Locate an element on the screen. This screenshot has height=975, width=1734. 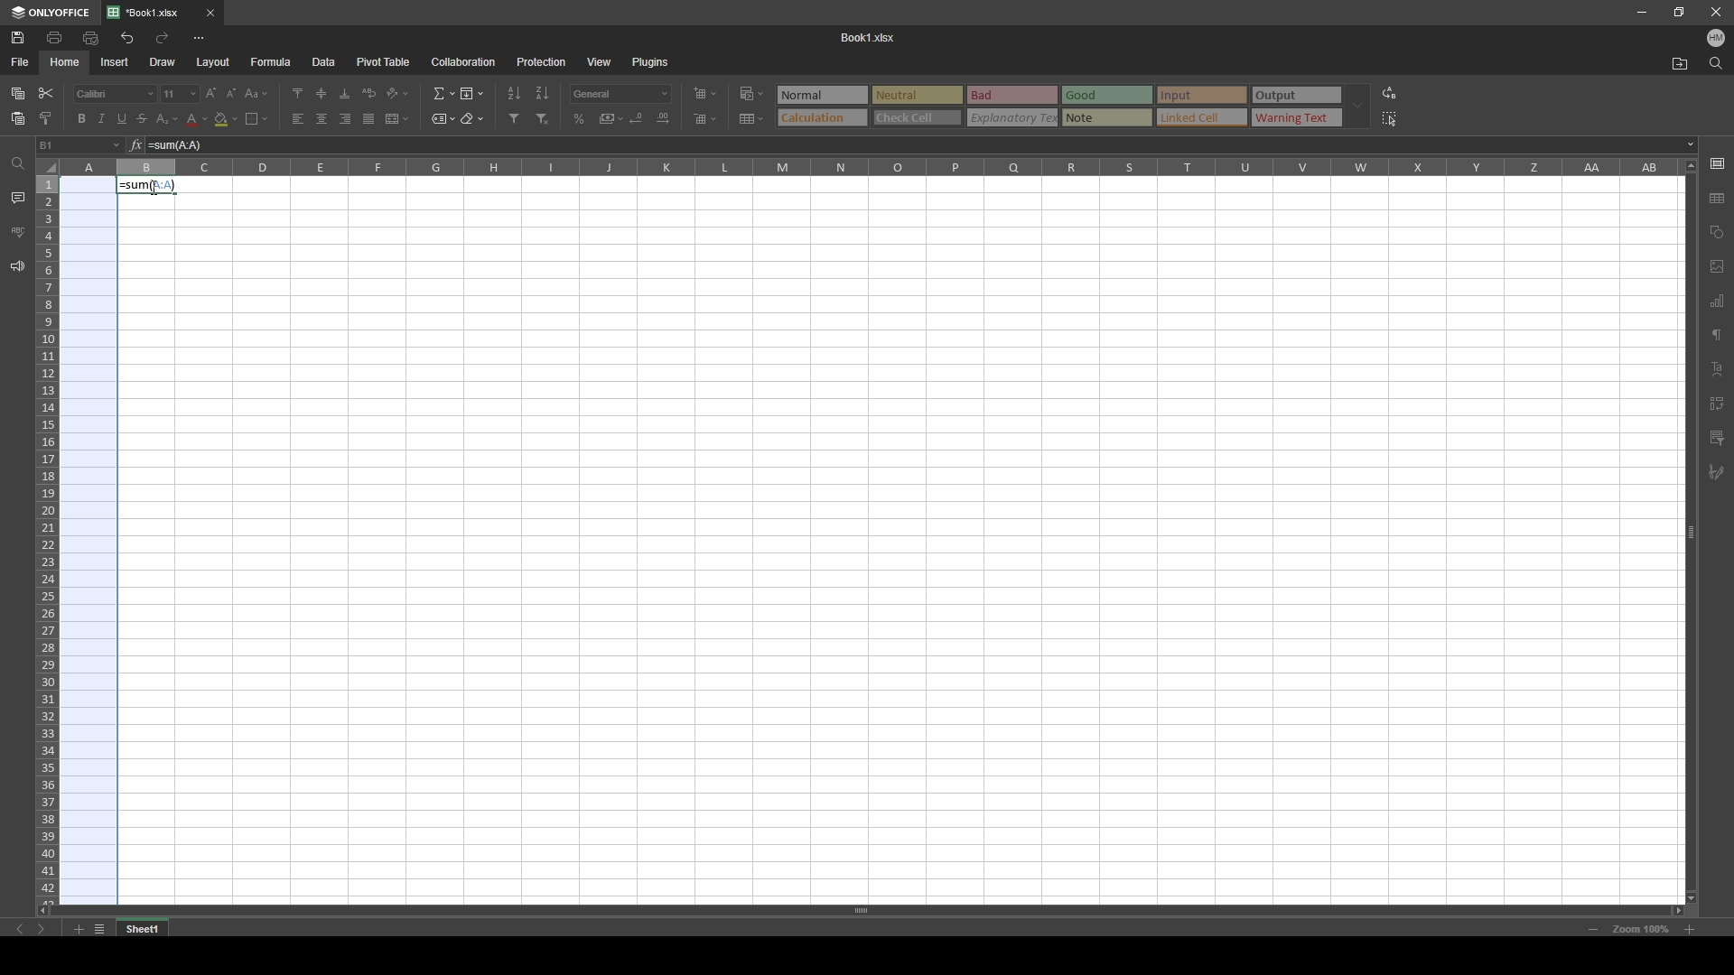
data is located at coordinates (323, 62).